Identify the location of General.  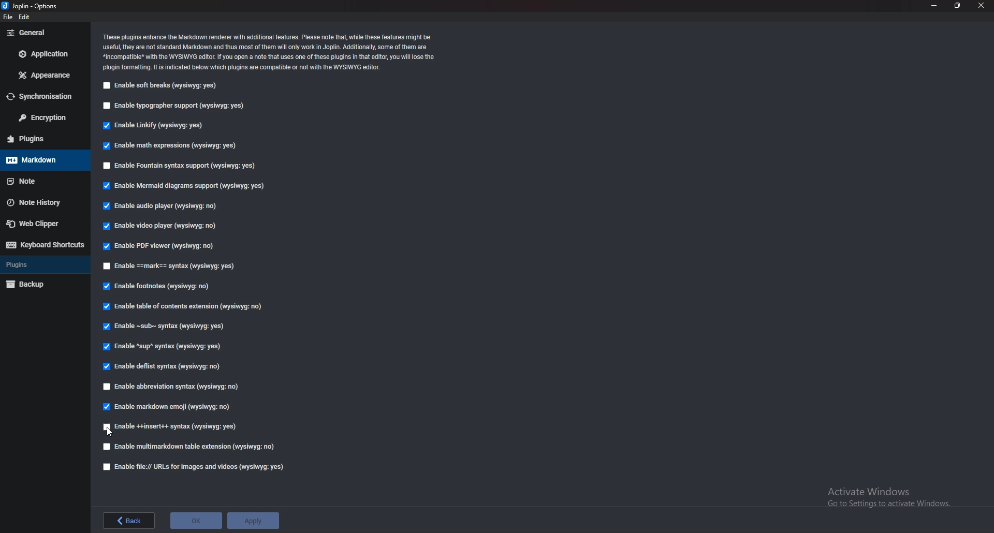
(43, 33).